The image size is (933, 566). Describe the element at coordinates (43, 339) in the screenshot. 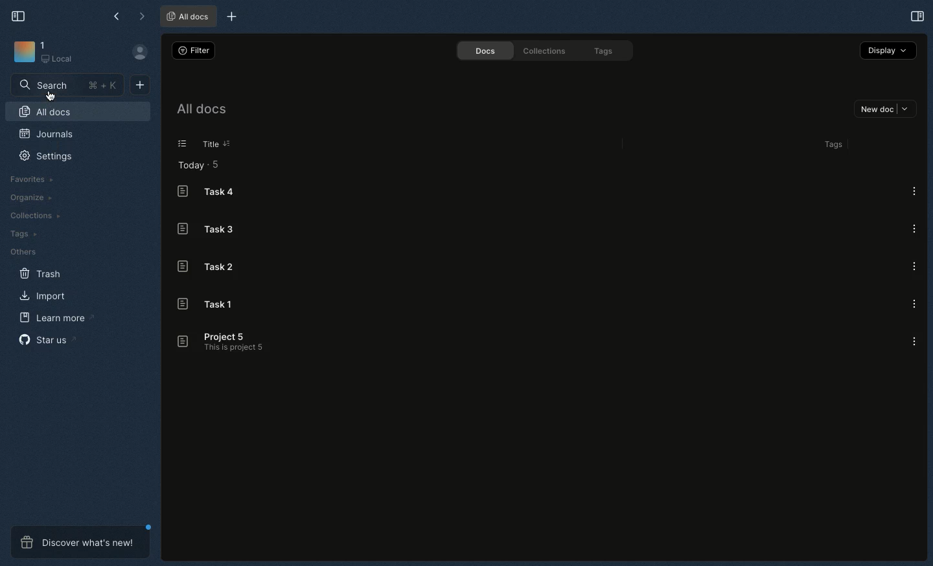

I see `Star us` at that location.